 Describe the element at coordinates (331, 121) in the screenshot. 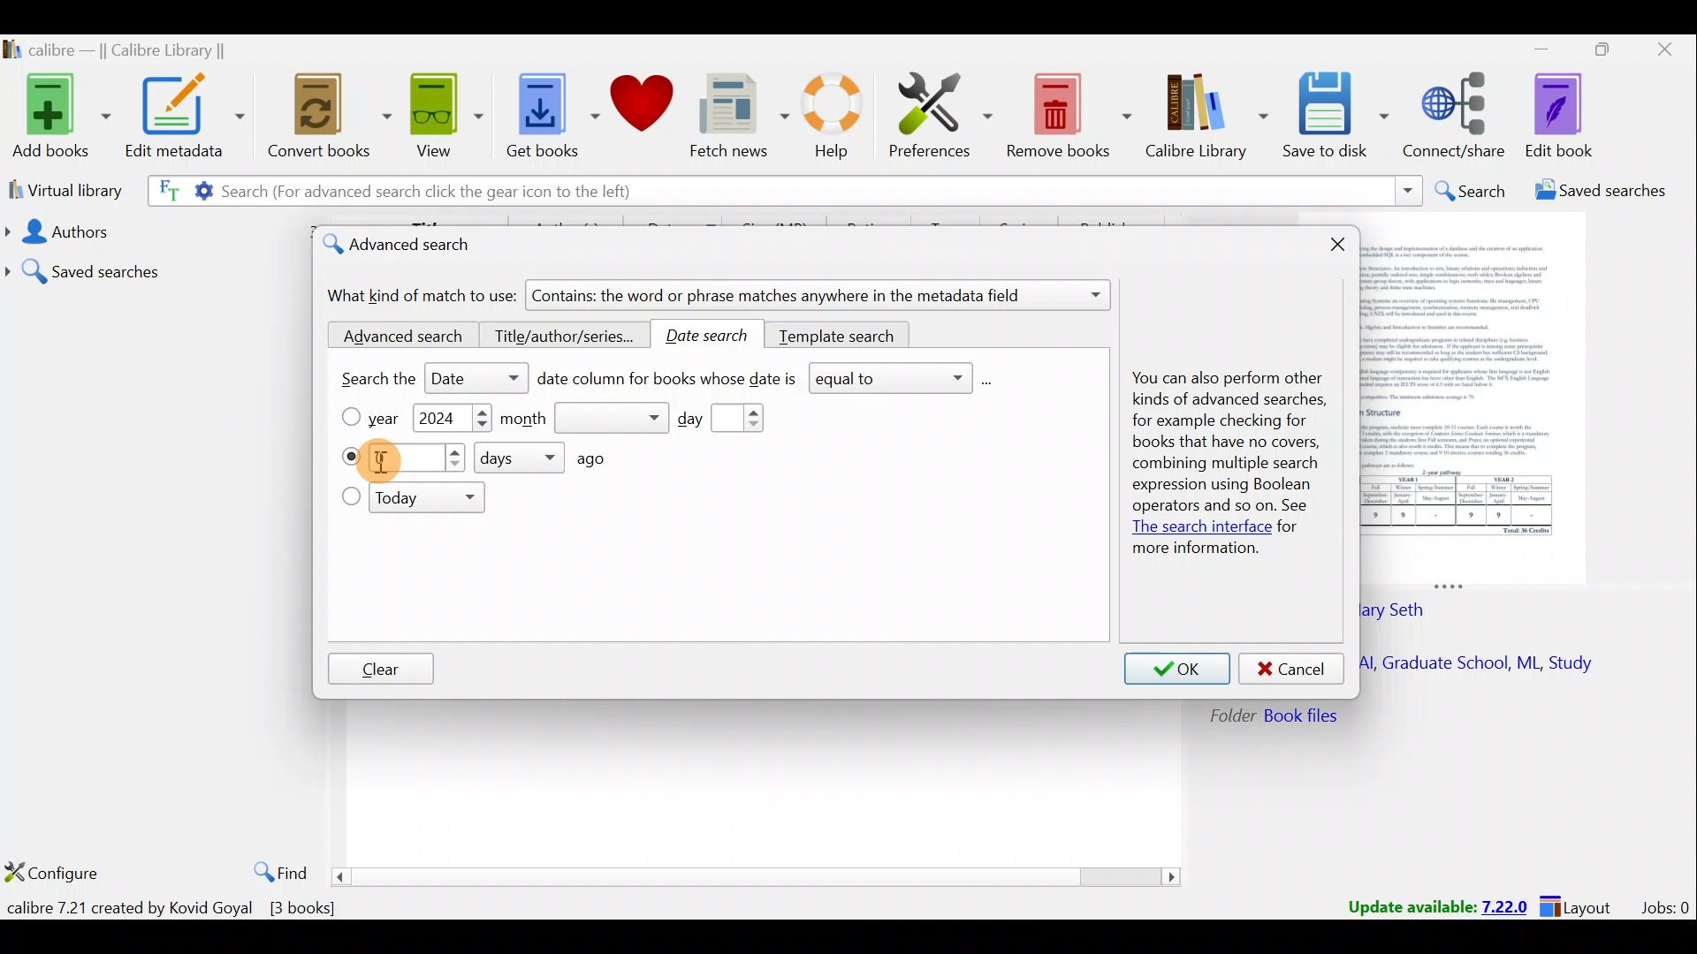

I see `Convert books` at that location.